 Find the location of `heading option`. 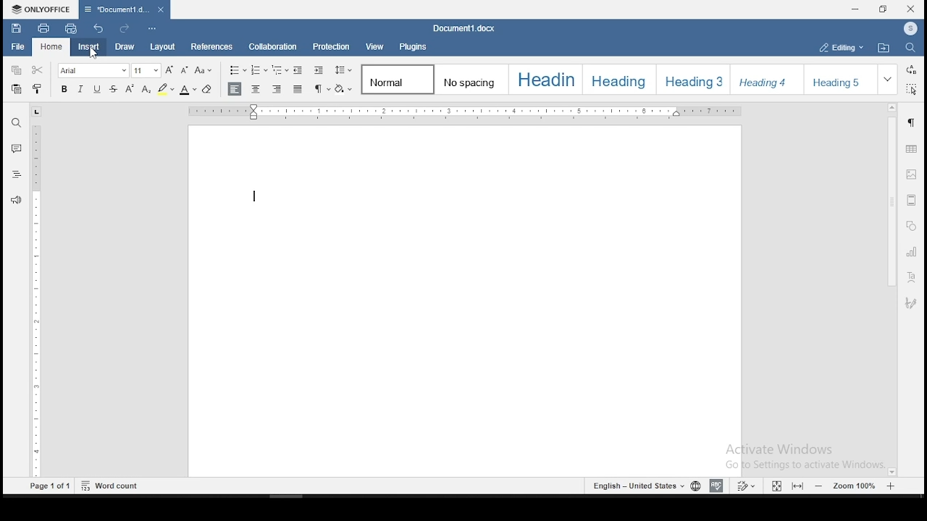

heading option is located at coordinates (768, 80).